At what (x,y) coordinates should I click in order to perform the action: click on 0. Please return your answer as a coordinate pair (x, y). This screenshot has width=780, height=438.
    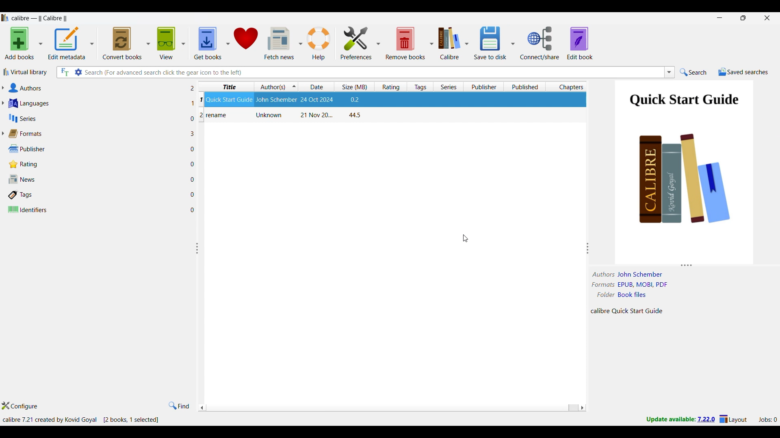
    Looking at the image, I should click on (195, 165).